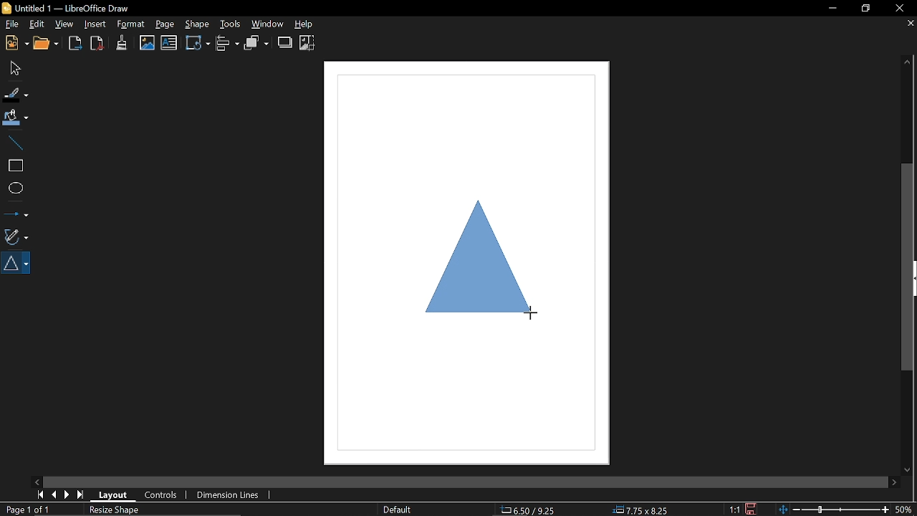 This screenshot has width=917, height=516. I want to click on Align, so click(229, 44).